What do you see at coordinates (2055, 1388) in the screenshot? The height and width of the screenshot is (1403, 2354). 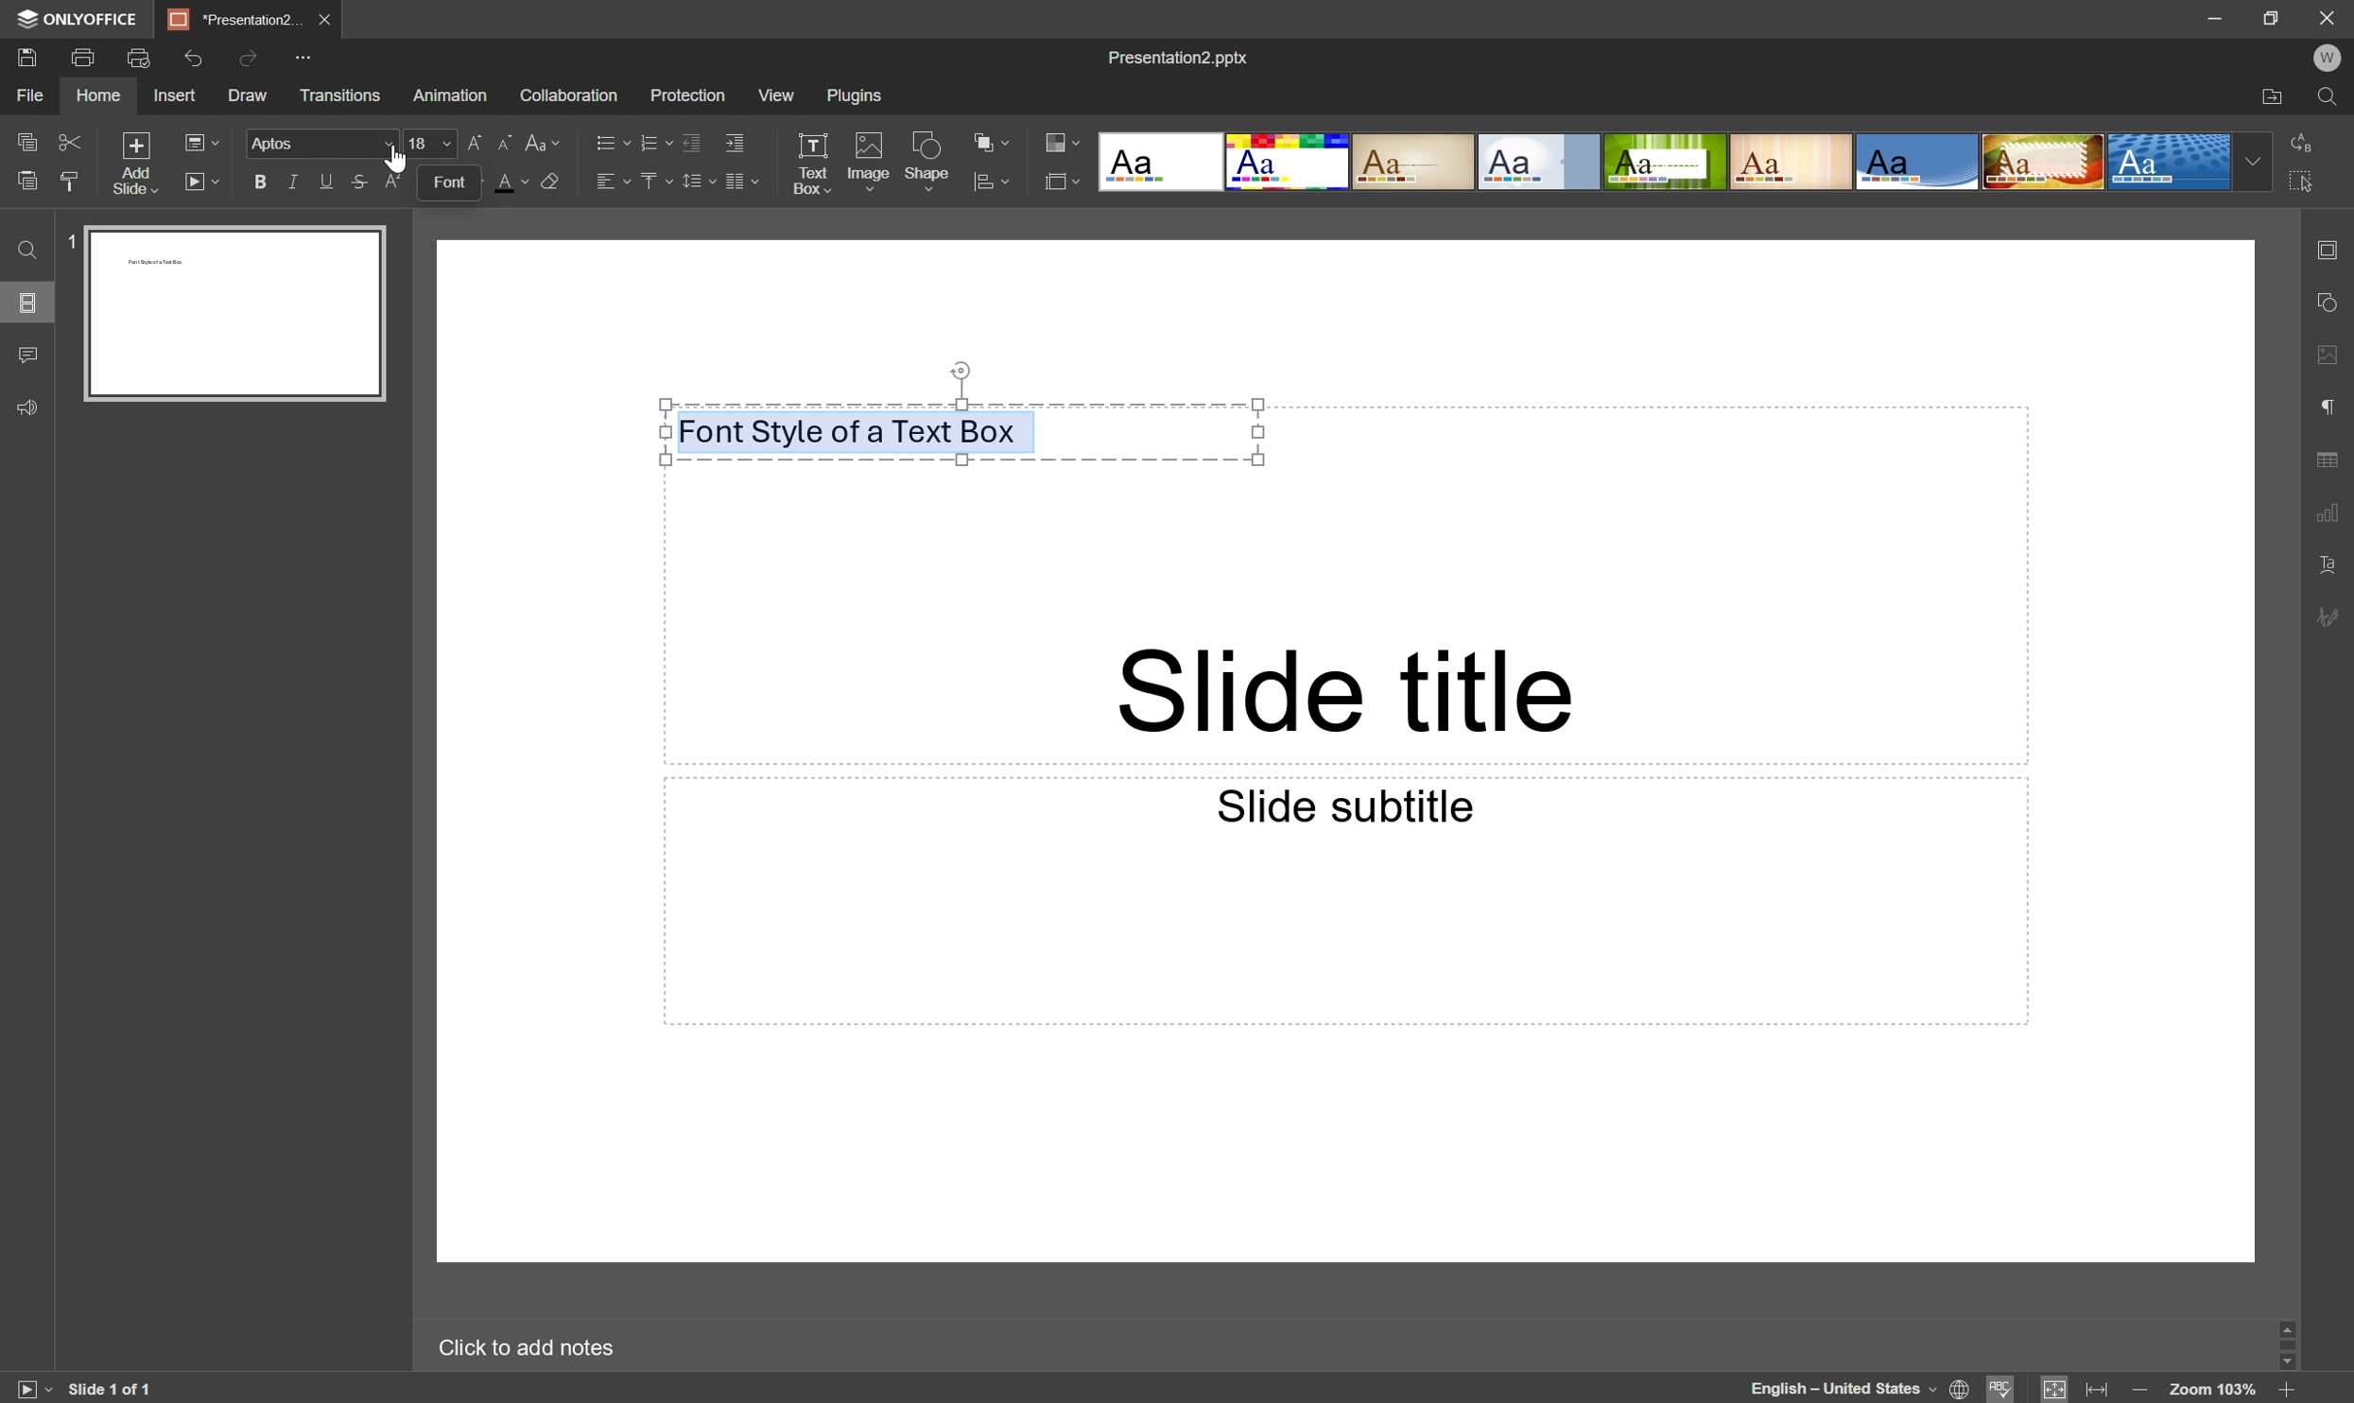 I see `Fit to slide` at bounding box center [2055, 1388].